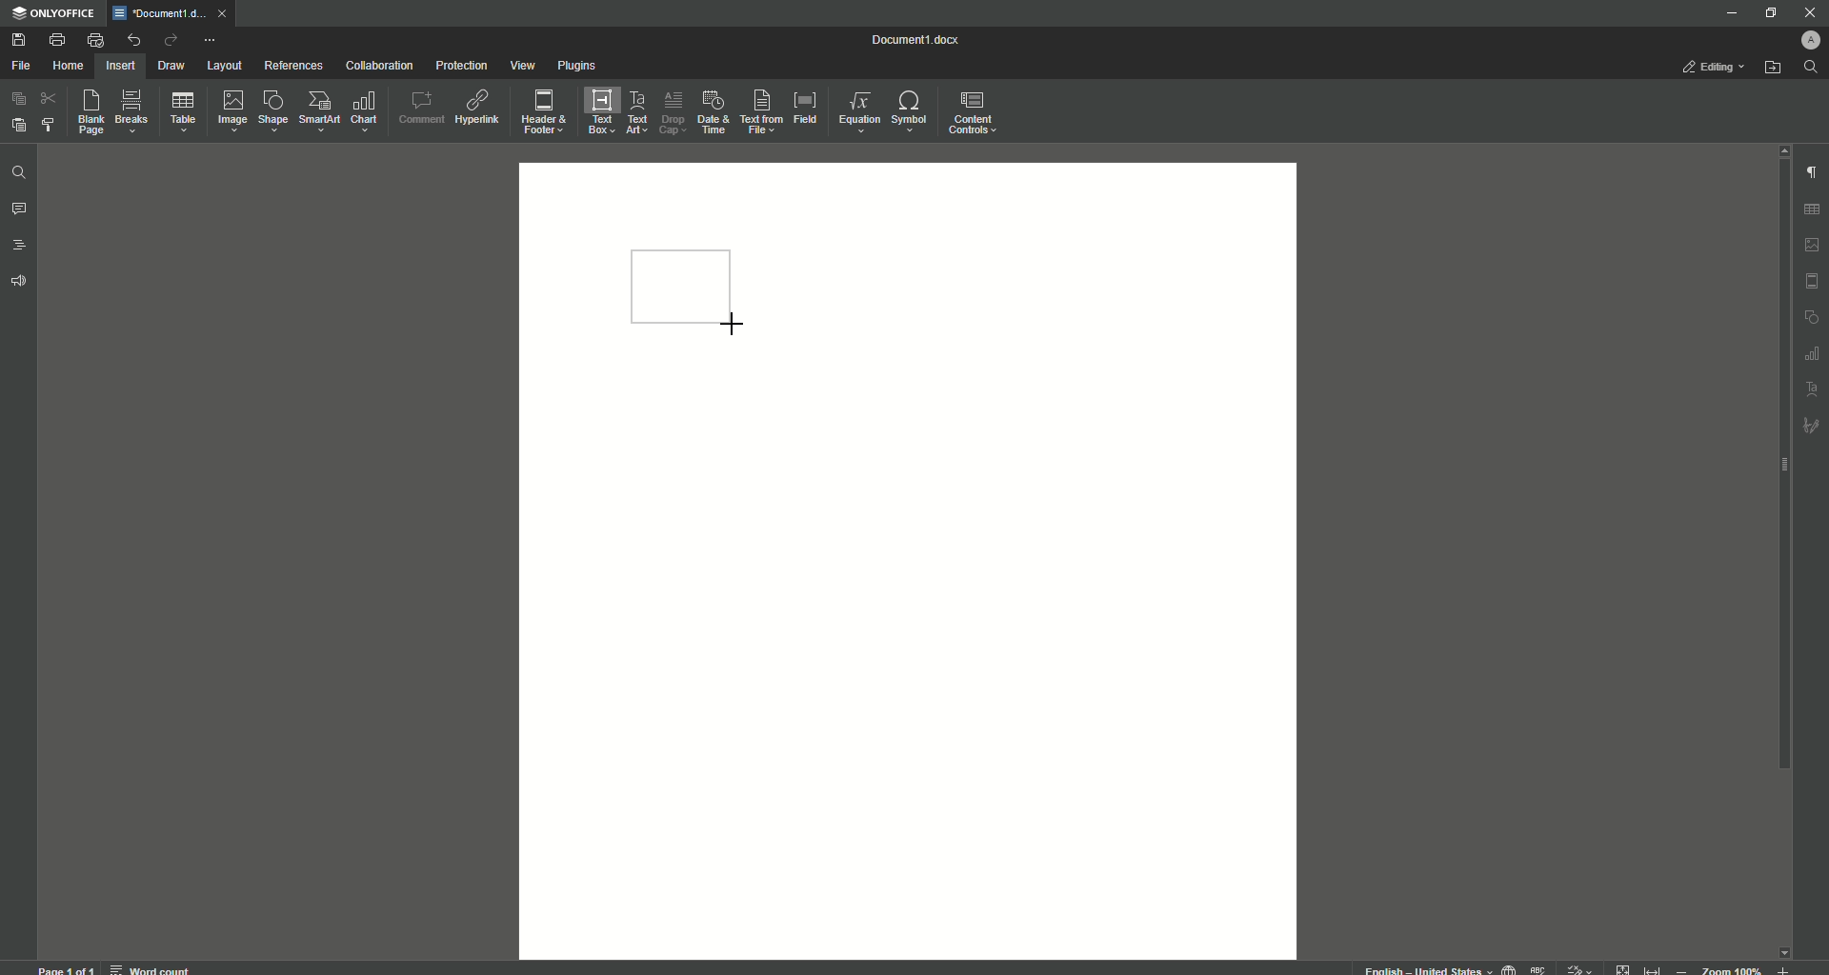 This screenshot has height=975, width=1829. Describe the element at coordinates (379, 68) in the screenshot. I see `Collaboration` at that location.